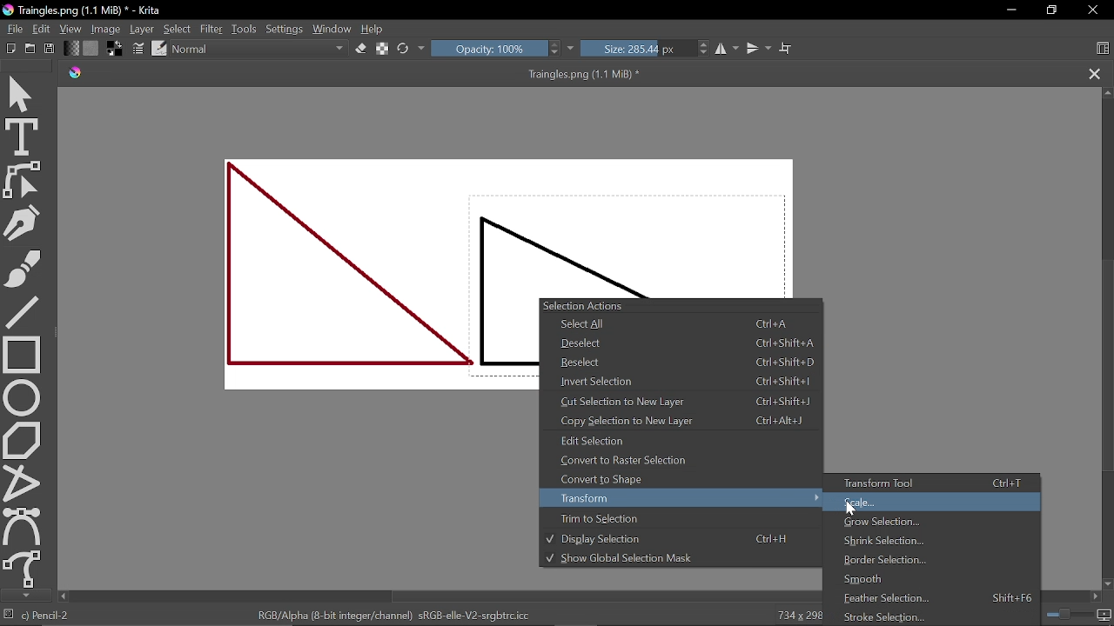 The width and height of the screenshot is (1114, 626). I want to click on File, so click(13, 28).